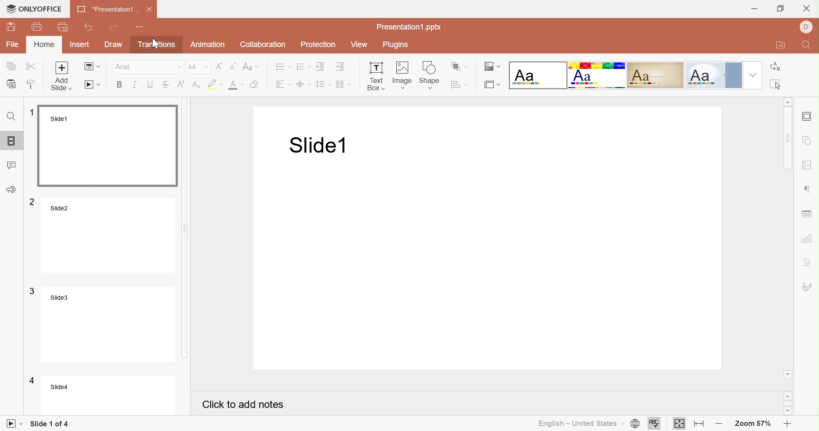 Image resolution: width=819 pixels, height=431 pixels. What do you see at coordinates (788, 425) in the screenshot?
I see `Zoom in` at bounding box center [788, 425].